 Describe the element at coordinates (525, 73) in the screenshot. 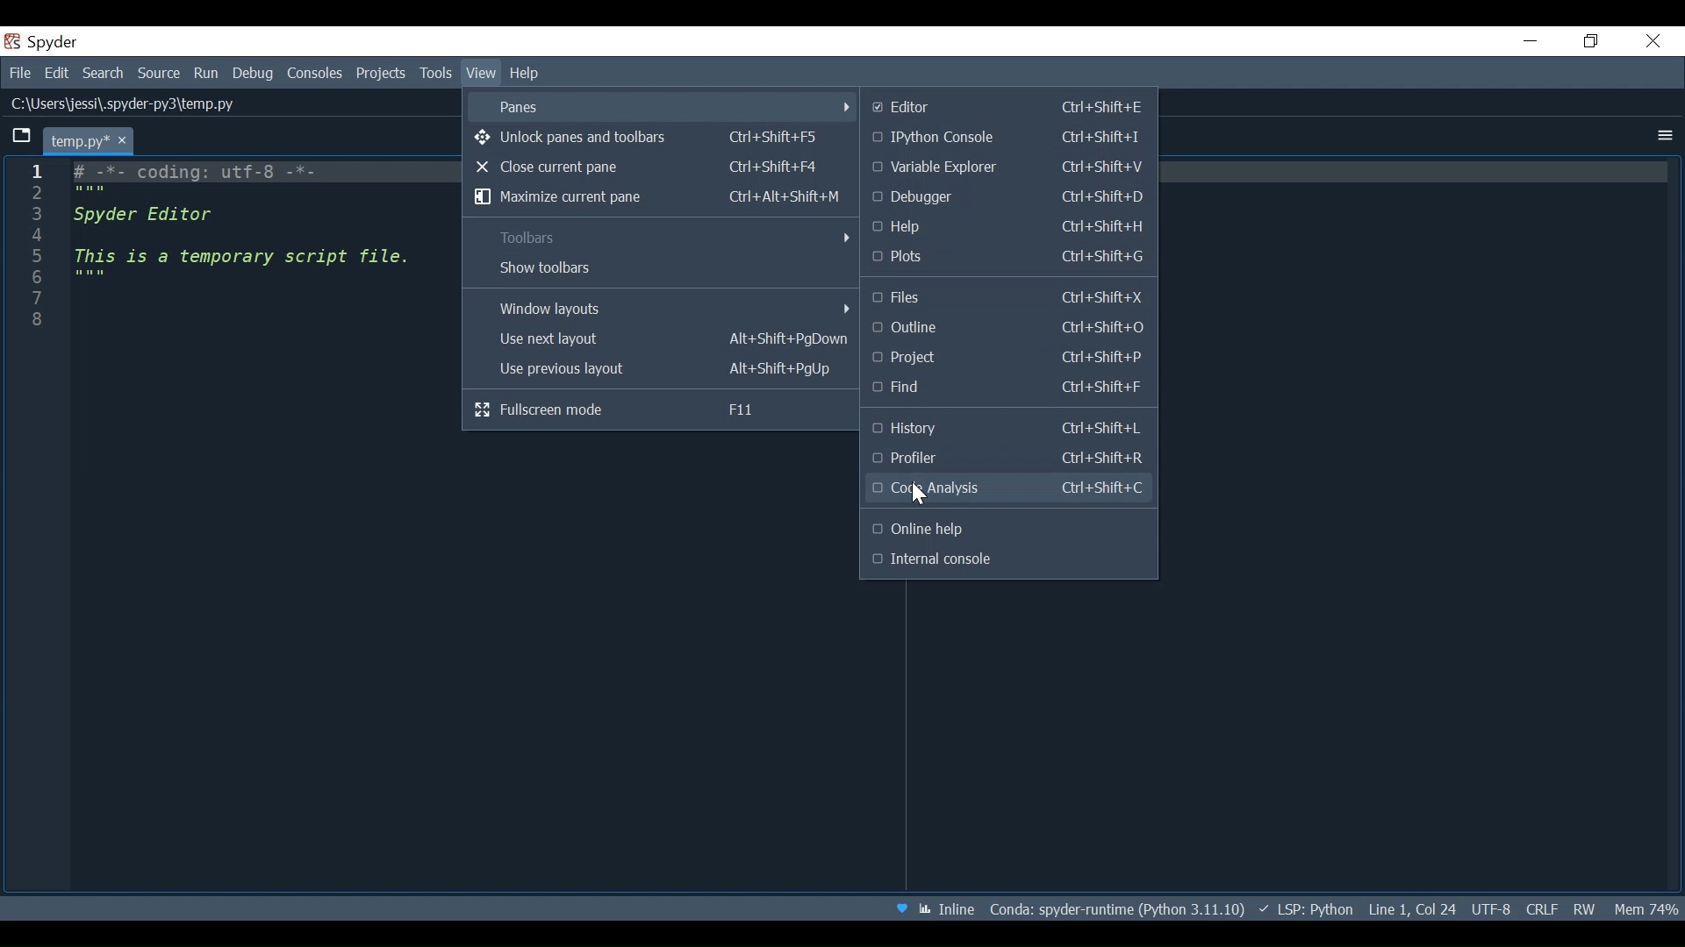

I see `Help` at that location.